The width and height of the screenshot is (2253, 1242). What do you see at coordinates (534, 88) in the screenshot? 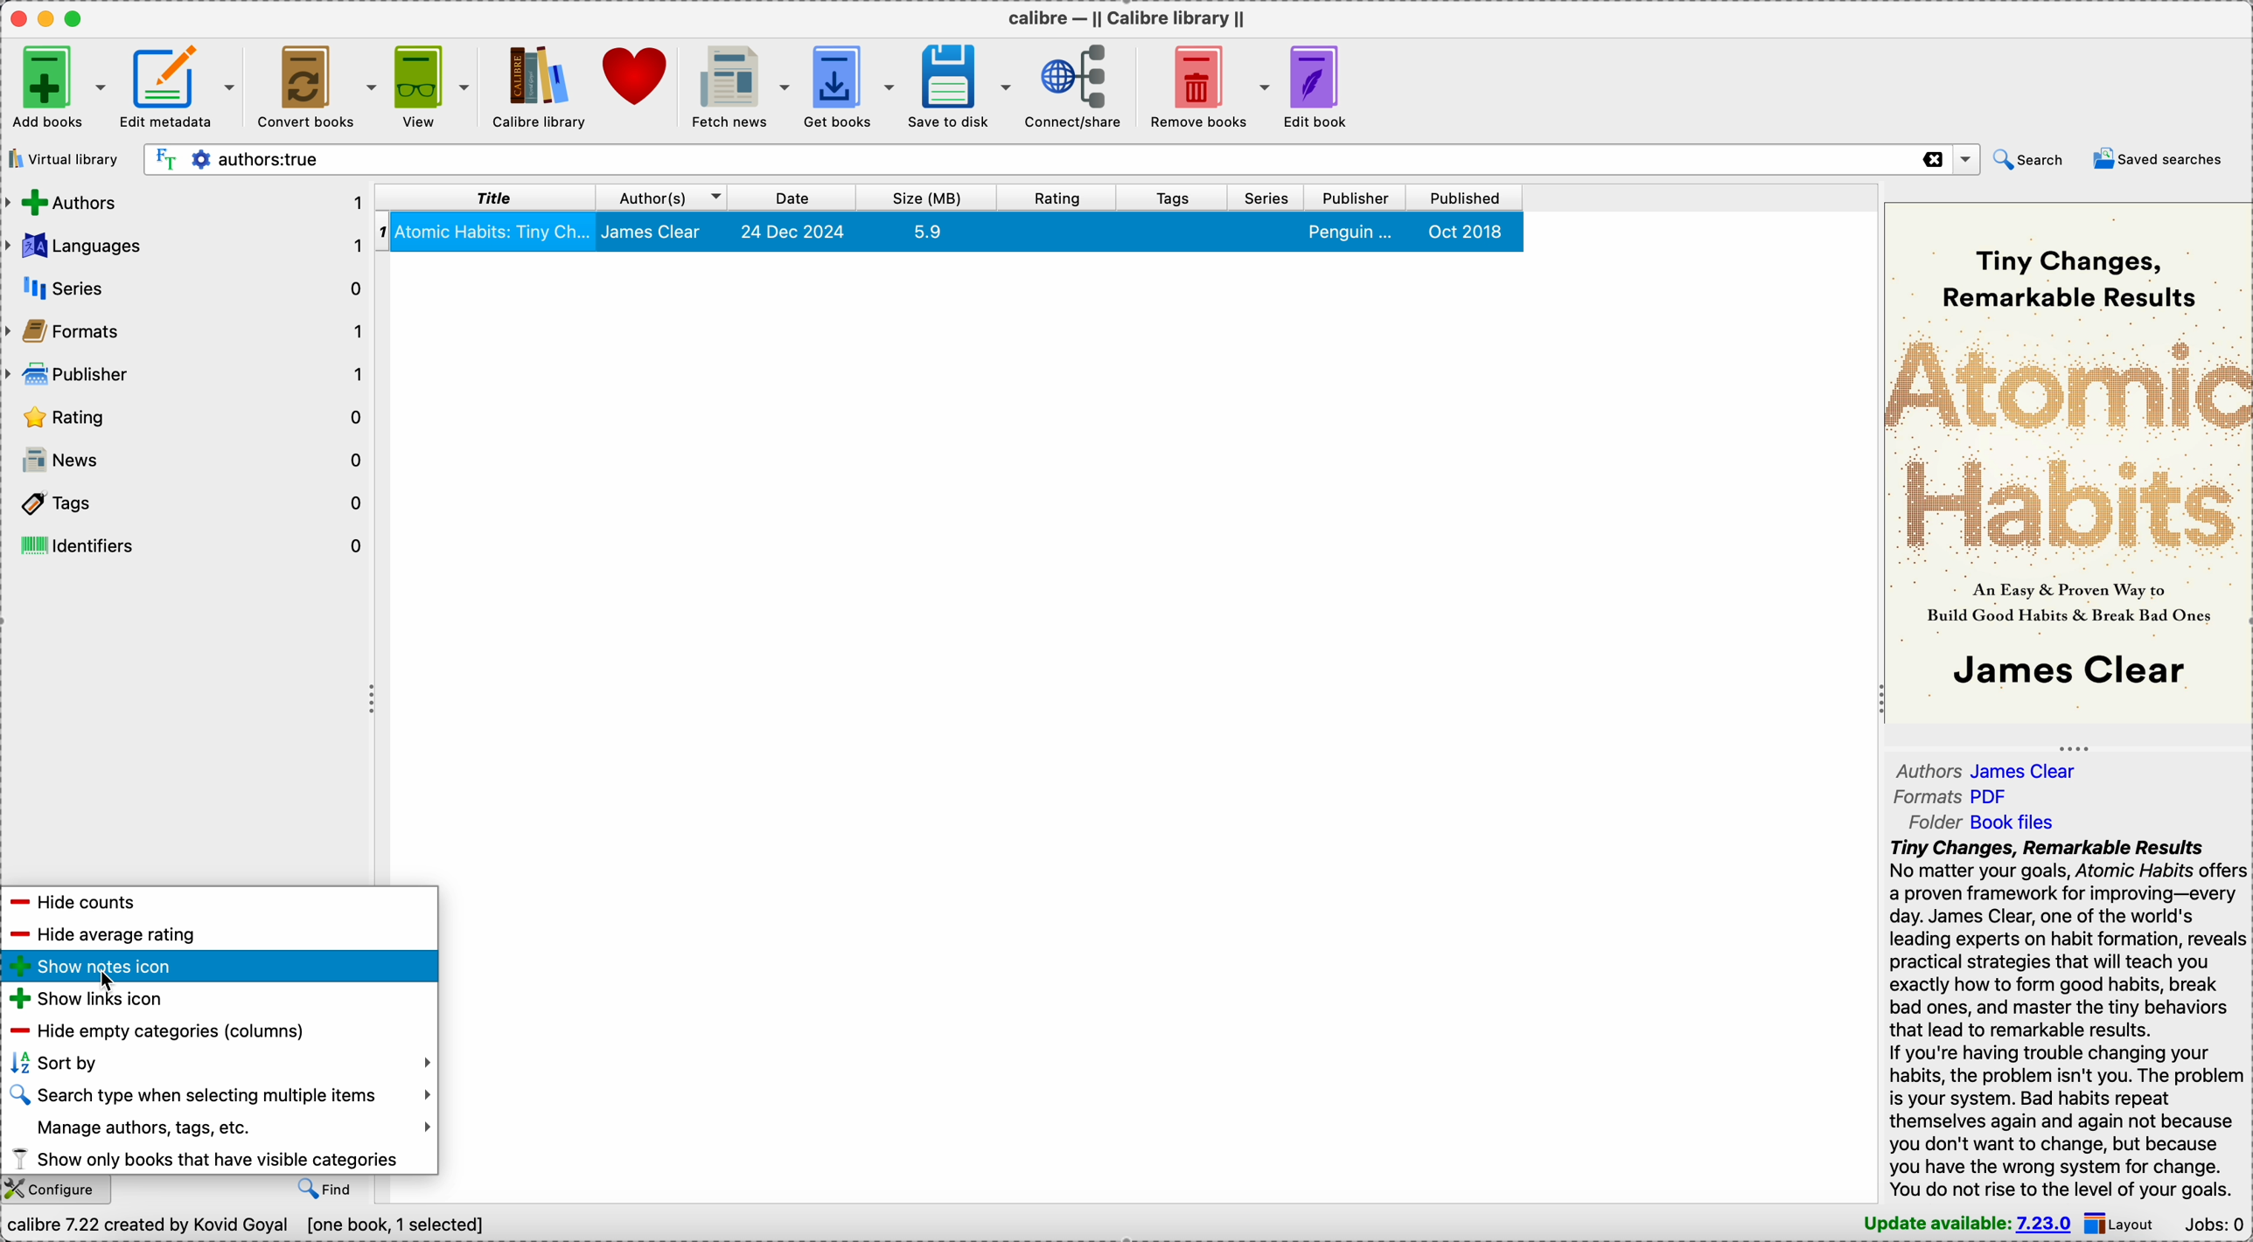
I see `Calibre library` at bounding box center [534, 88].